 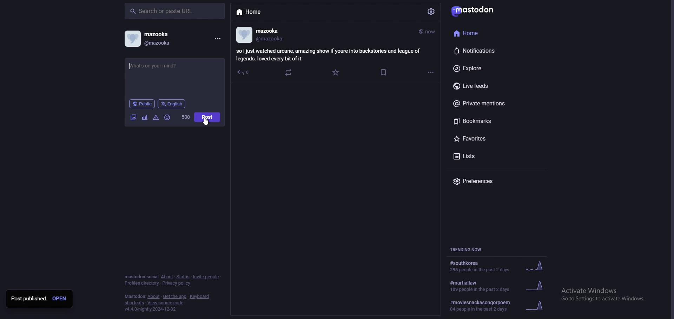 What do you see at coordinates (493, 181) in the screenshot?
I see `preferences` at bounding box center [493, 181].